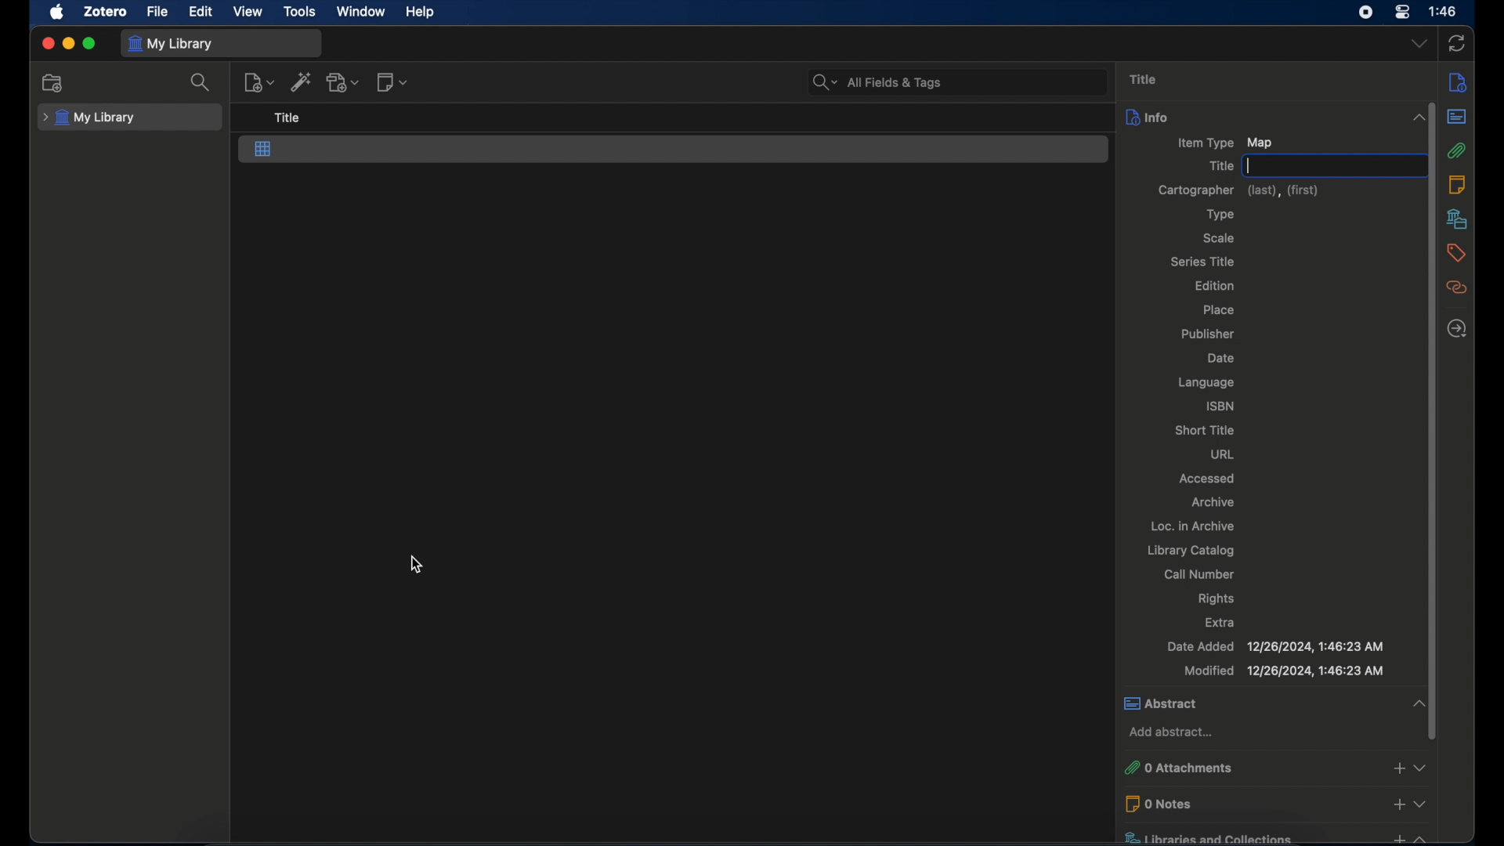 The height and width of the screenshot is (846, 1504). Describe the element at coordinates (1224, 623) in the screenshot. I see `extra` at that location.